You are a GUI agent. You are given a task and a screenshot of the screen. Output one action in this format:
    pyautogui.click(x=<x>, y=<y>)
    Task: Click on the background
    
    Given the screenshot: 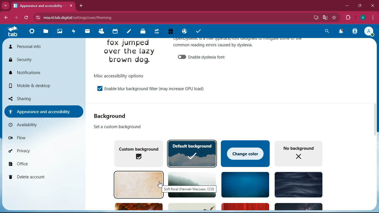 What is the action you would take?
    pyautogui.click(x=113, y=116)
    